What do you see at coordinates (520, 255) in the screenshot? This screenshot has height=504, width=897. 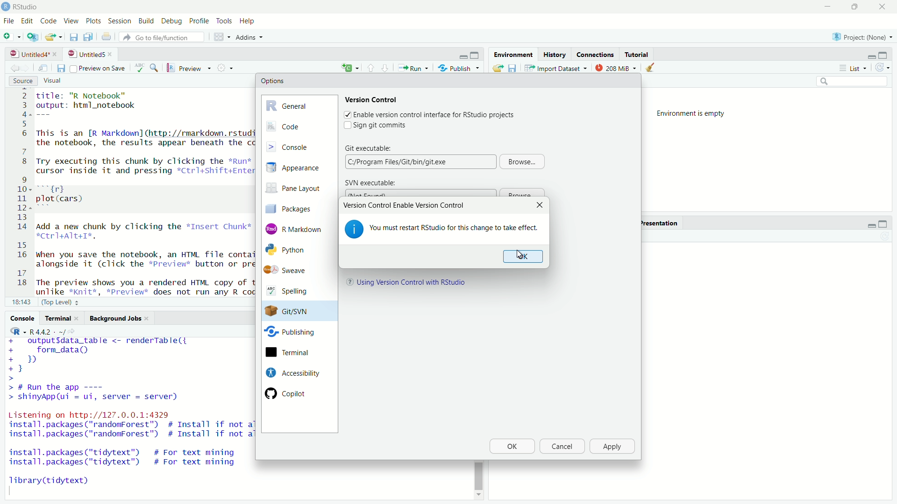 I see `cursor` at bounding box center [520, 255].